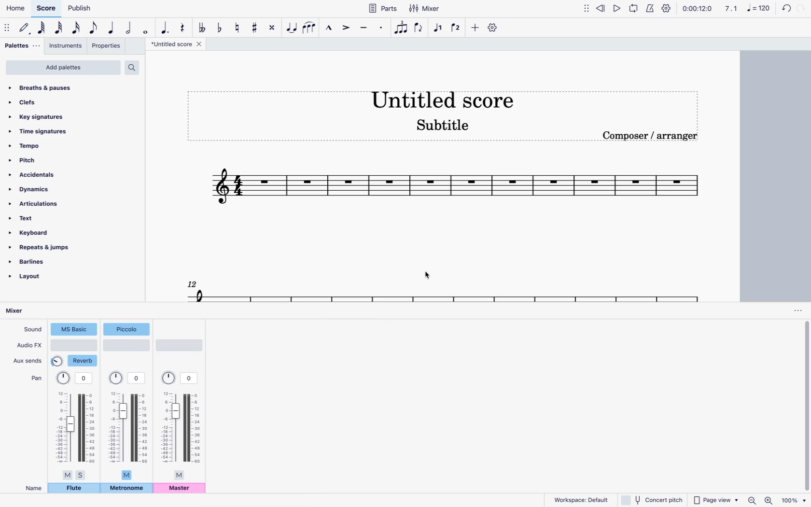 This screenshot has height=507, width=811. I want to click on move, so click(587, 11).